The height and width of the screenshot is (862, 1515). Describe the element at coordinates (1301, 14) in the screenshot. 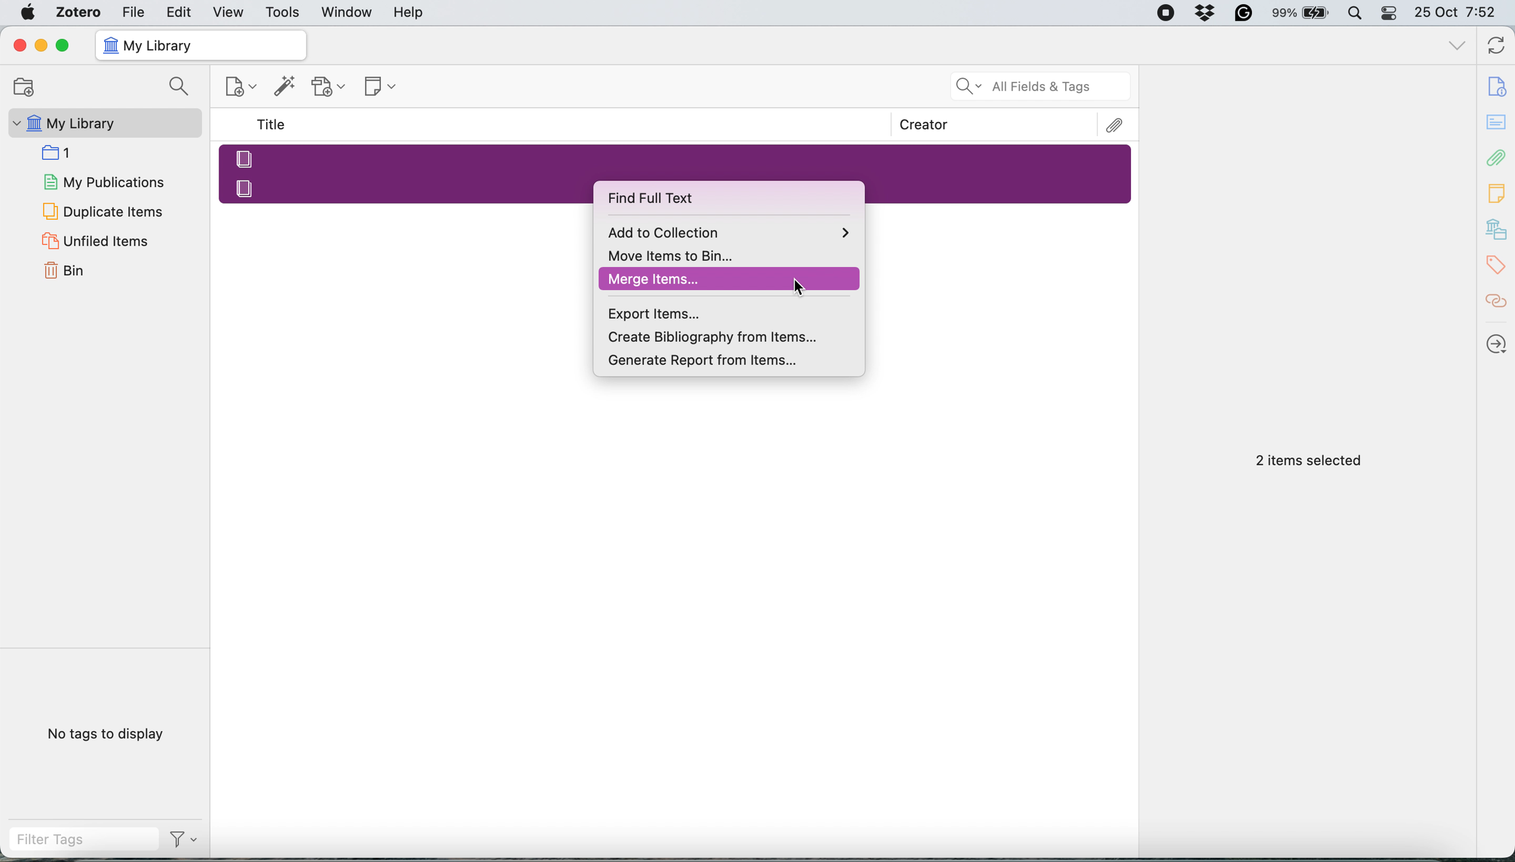

I see `99% Battery` at that location.